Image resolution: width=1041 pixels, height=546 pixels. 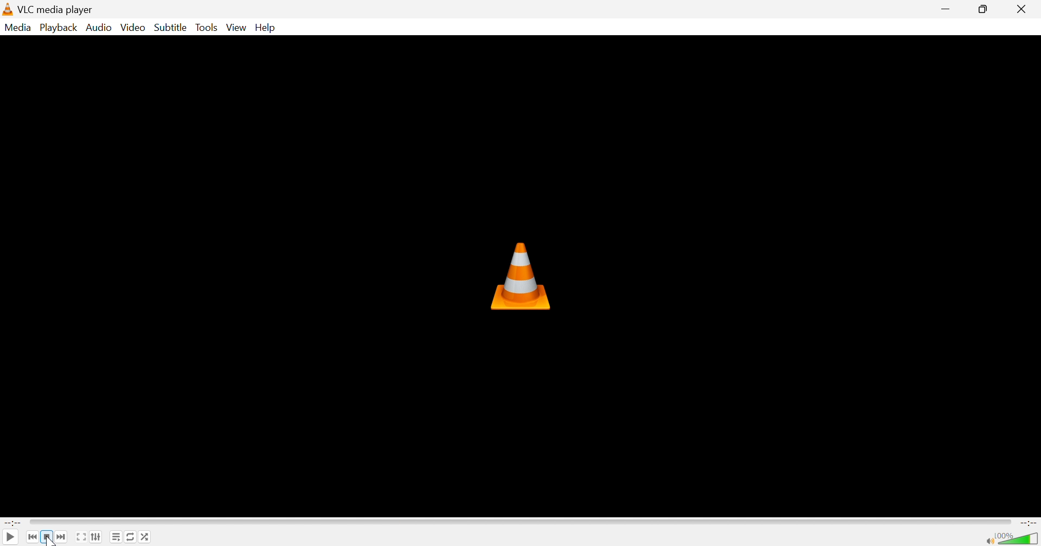 What do you see at coordinates (523, 275) in the screenshot?
I see `VLC media player icon` at bounding box center [523, 275].